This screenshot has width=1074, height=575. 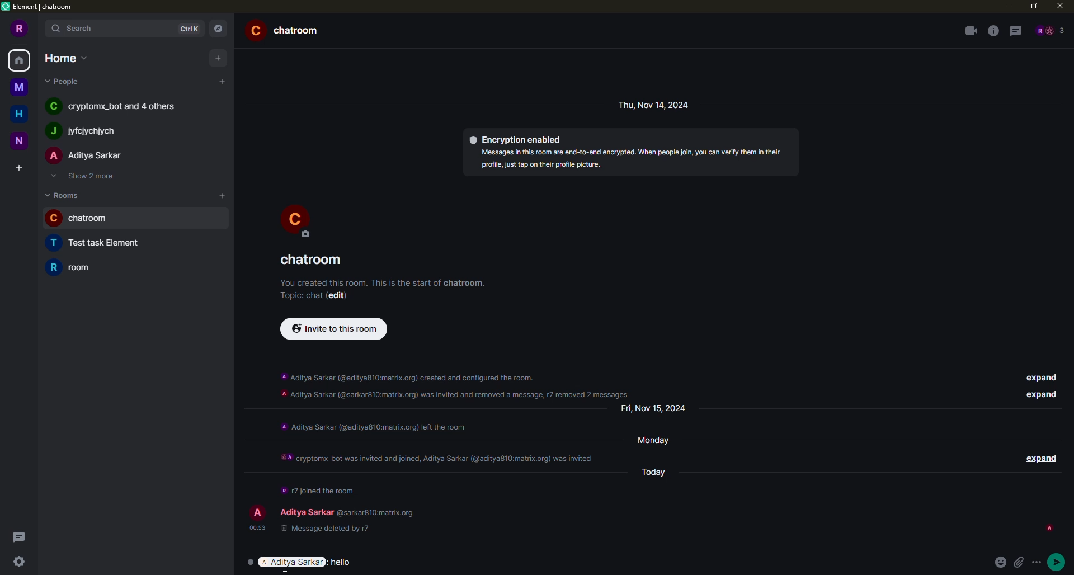 I want to click on space, so click(x=18, y=85).